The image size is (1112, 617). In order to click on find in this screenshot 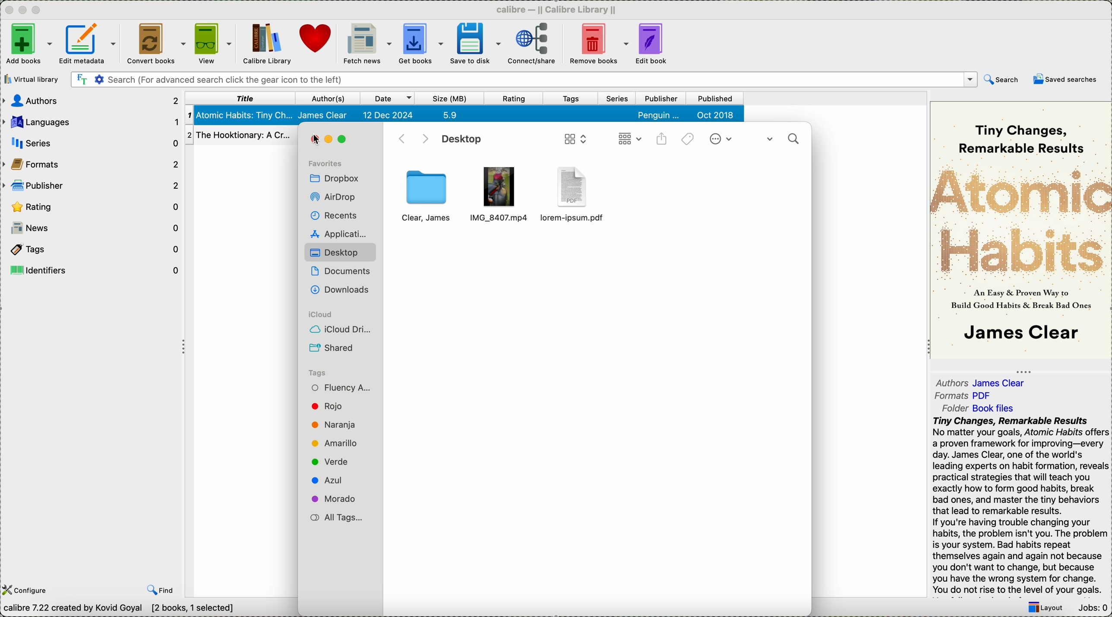, I will do `click(160, 591)`.